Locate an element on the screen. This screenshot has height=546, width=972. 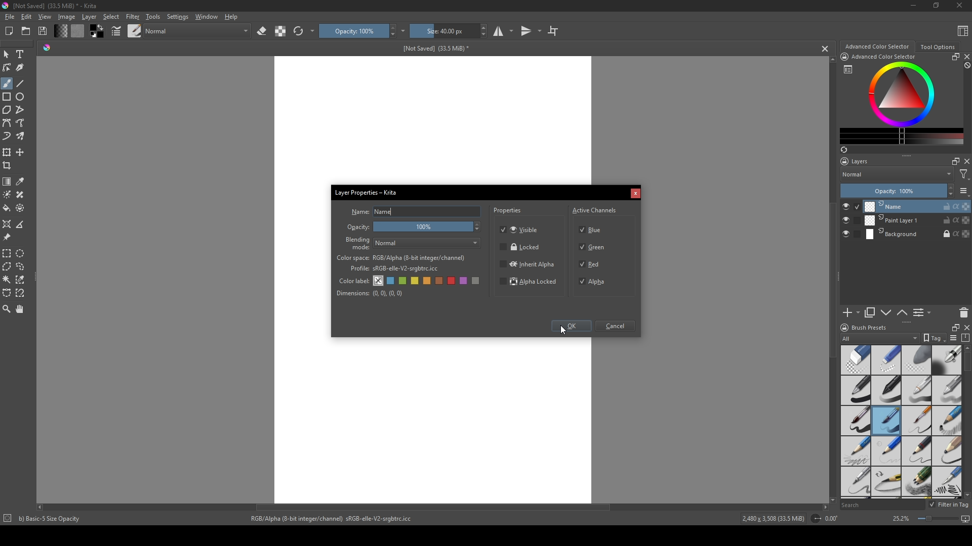
magnetic curve is located at coordinates (21, 294).